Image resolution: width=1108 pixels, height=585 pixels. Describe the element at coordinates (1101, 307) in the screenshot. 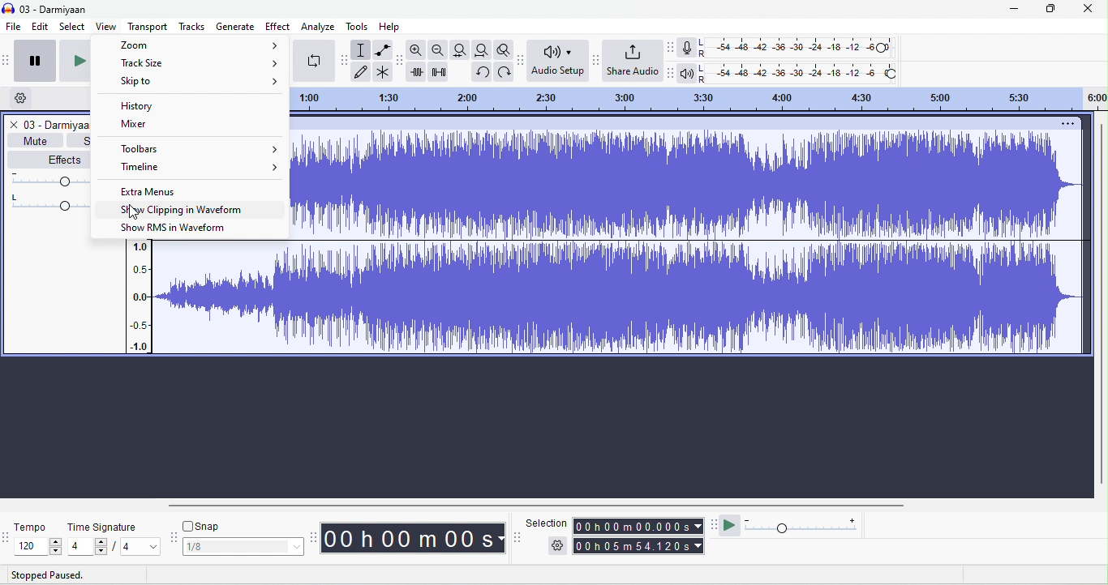

I see `vertical scroll bar` at that location.